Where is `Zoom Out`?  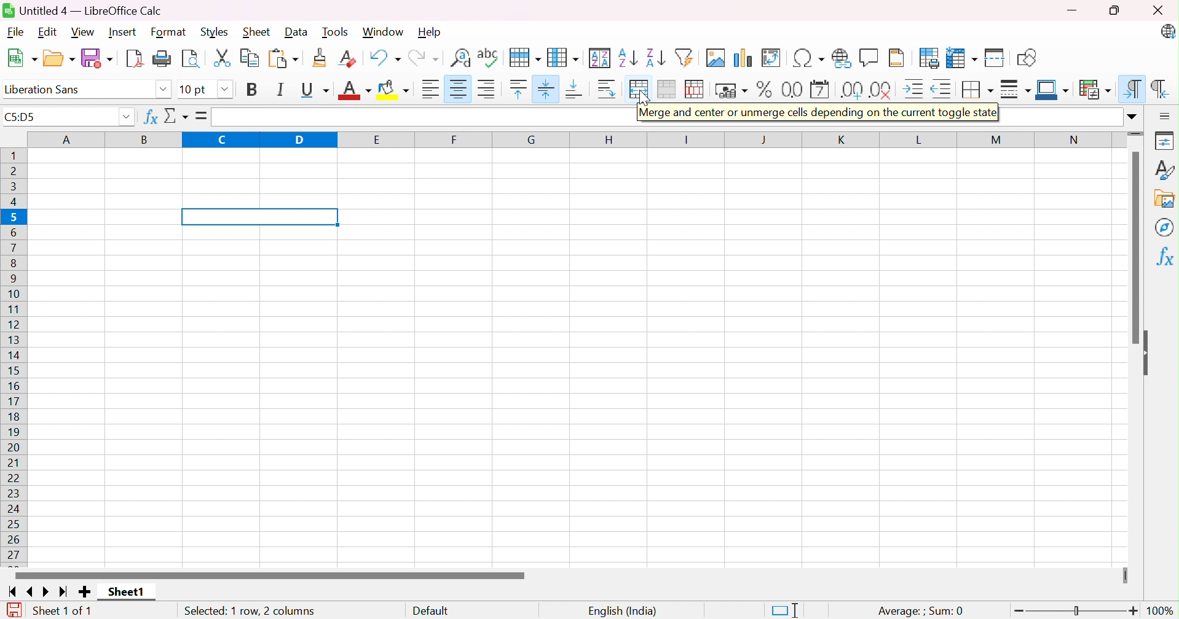 Zoom Out is located at coordinates (1021, 611).